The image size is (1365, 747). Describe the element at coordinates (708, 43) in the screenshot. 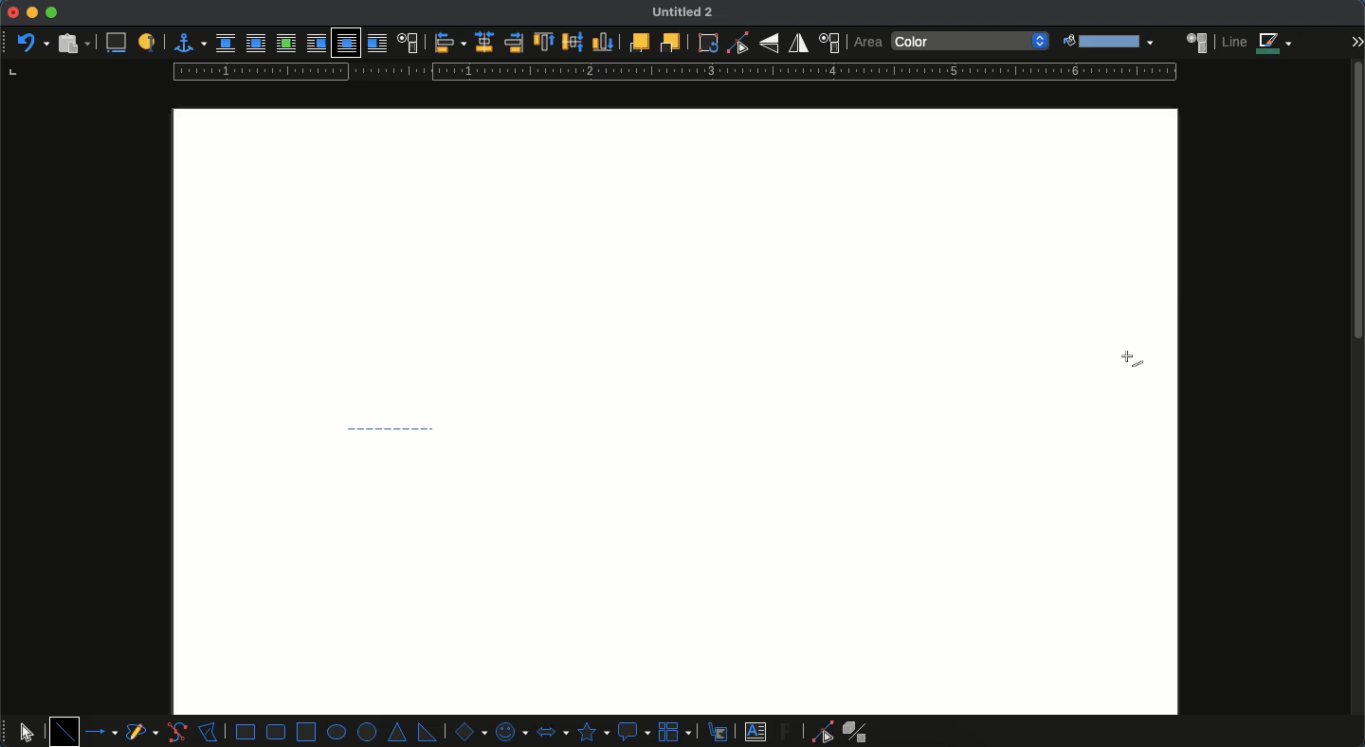

I see `rotate` at that location.